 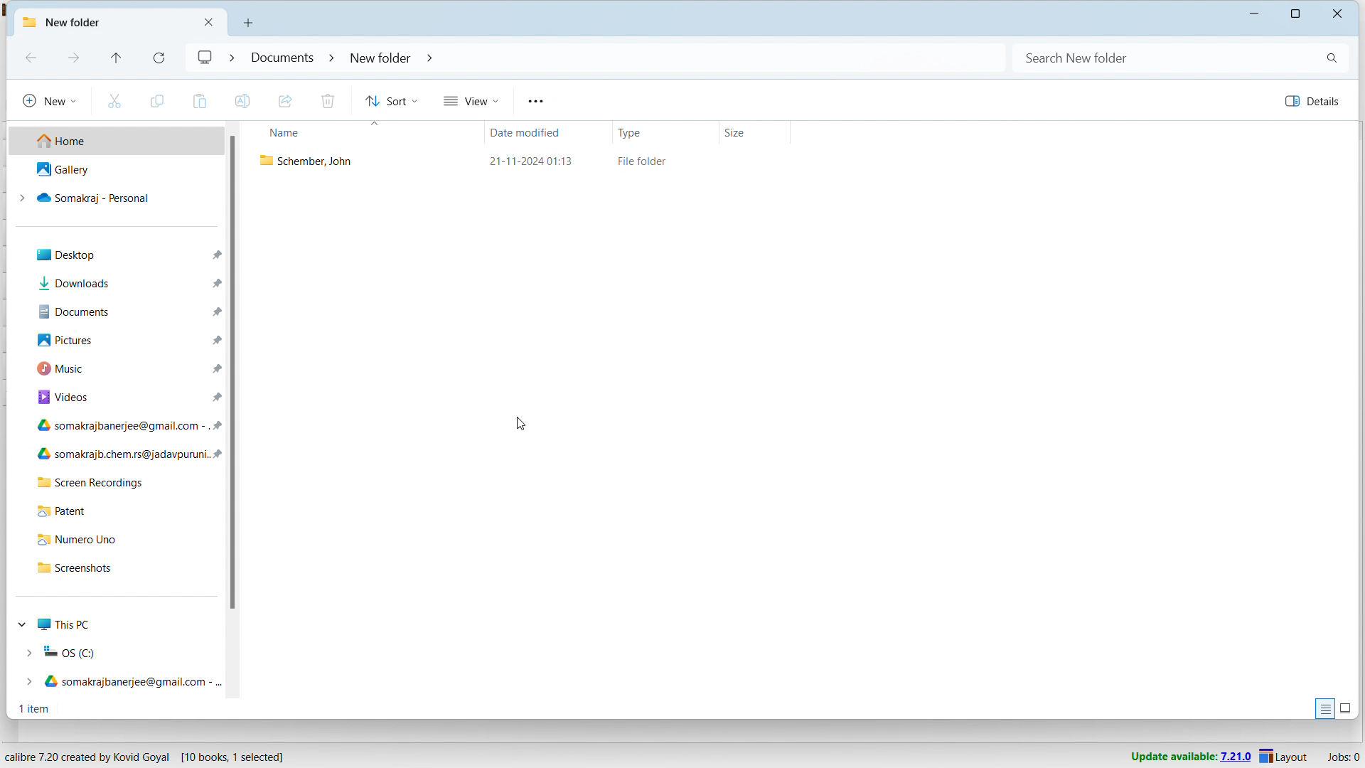 What do you see at coordinates (66, 624) in the screenshot?
I see `This PC` at bounding box center [66, 624].